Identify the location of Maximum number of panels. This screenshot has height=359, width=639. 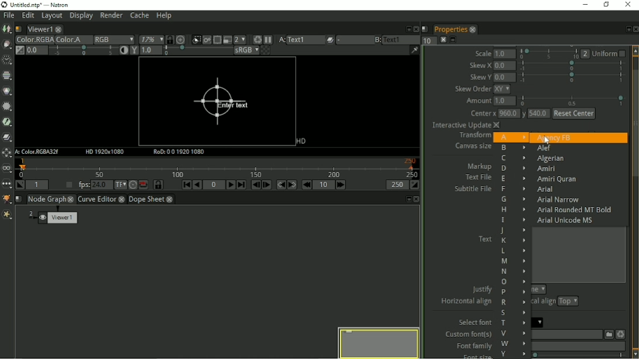
(429, 40).